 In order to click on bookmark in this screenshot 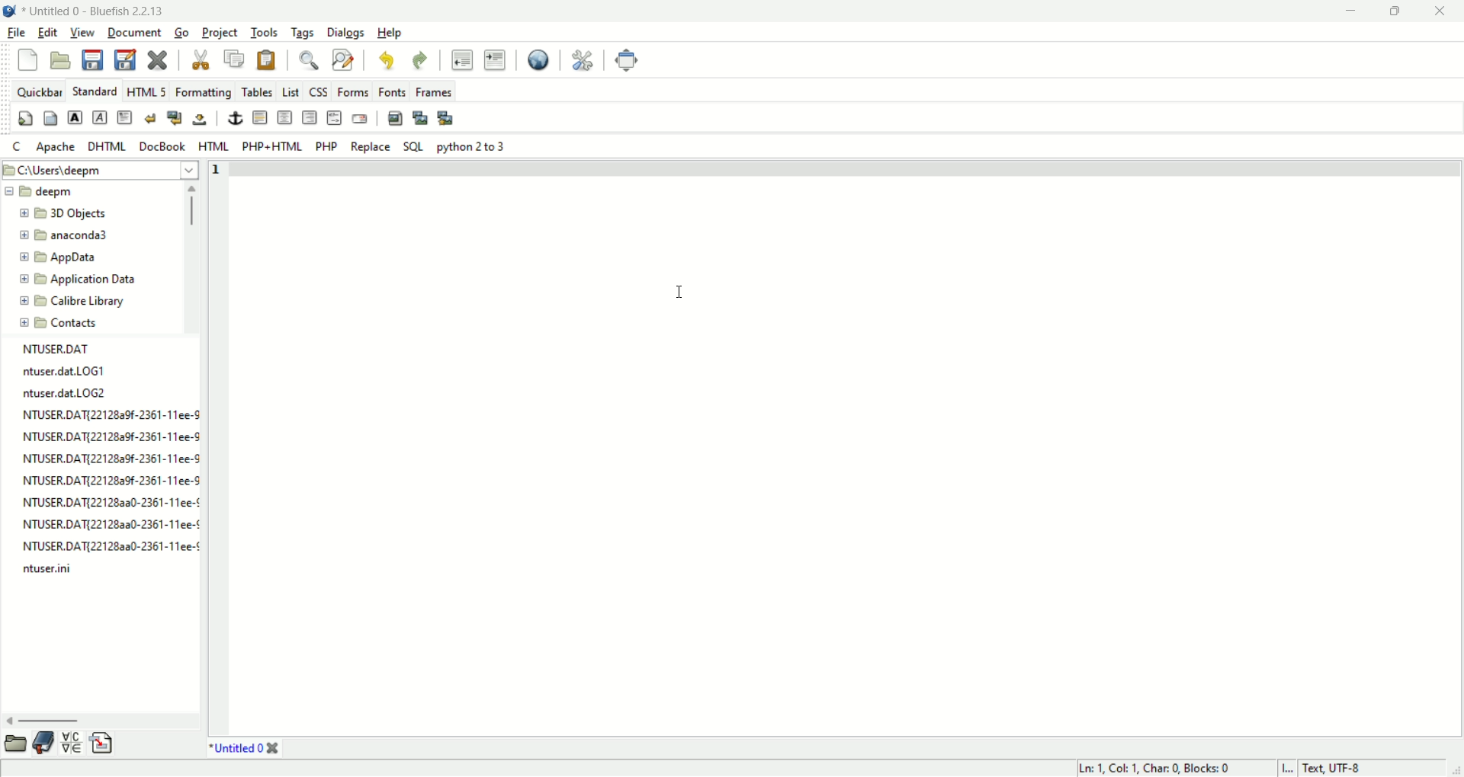, I will do `click(47, 745)`.